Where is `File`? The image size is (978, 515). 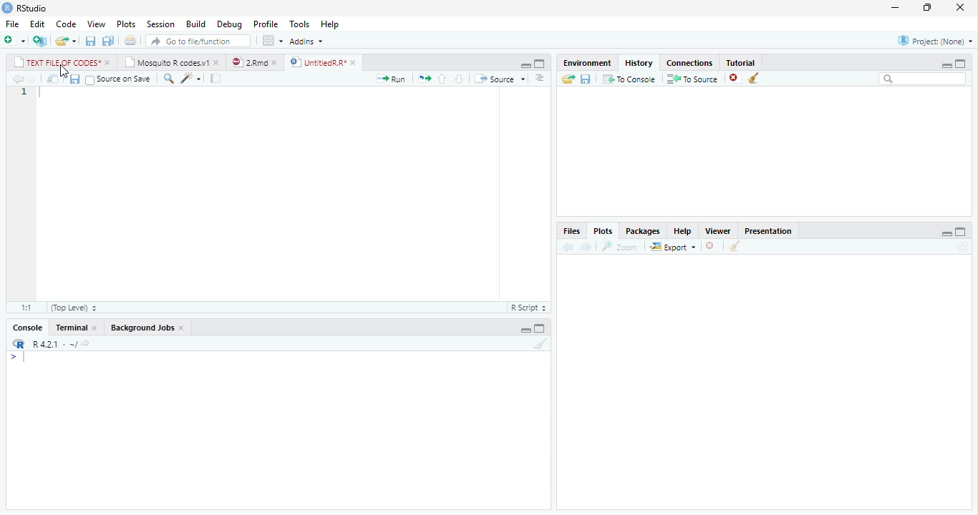 File is located at coordinates (12, 24).